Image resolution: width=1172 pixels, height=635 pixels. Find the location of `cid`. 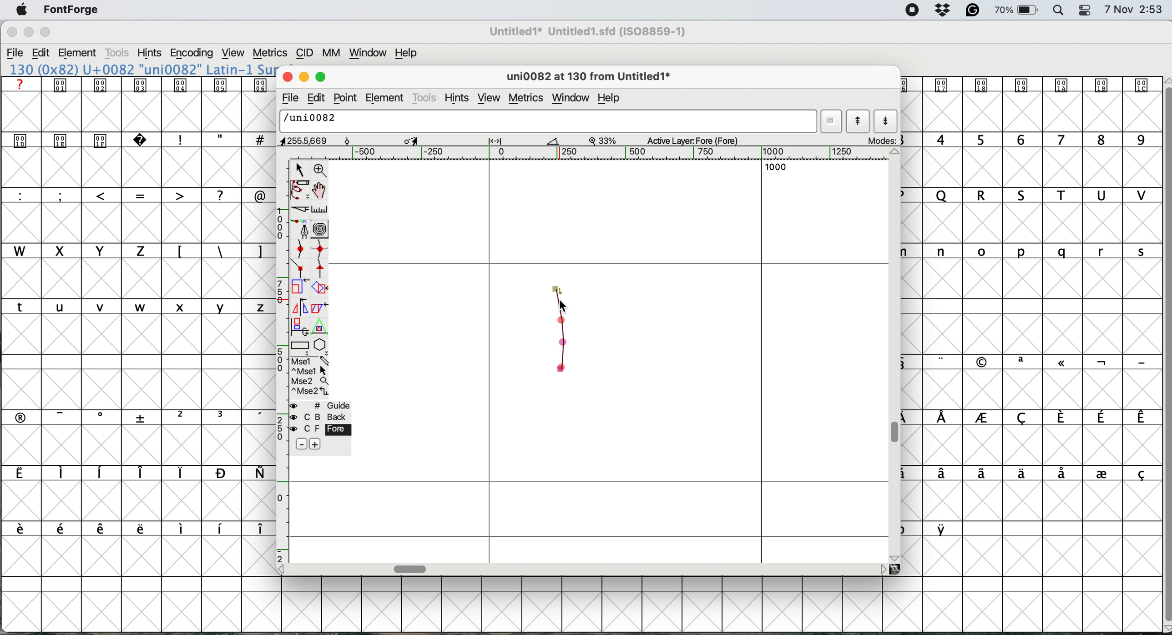

cid is located at coordinates (306, 54).